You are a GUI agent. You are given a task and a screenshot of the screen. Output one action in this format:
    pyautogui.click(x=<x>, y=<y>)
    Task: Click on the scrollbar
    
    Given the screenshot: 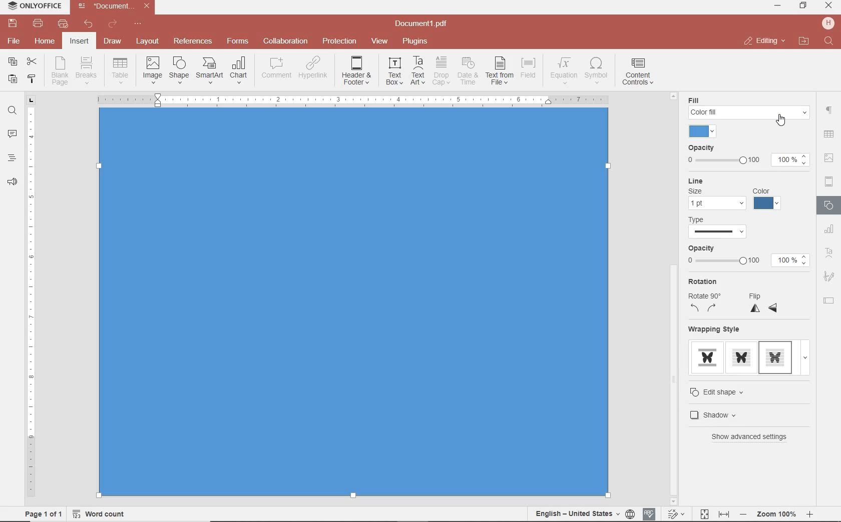 What is the action you would take?
    pyautogui.click(x=815, y=387)
    